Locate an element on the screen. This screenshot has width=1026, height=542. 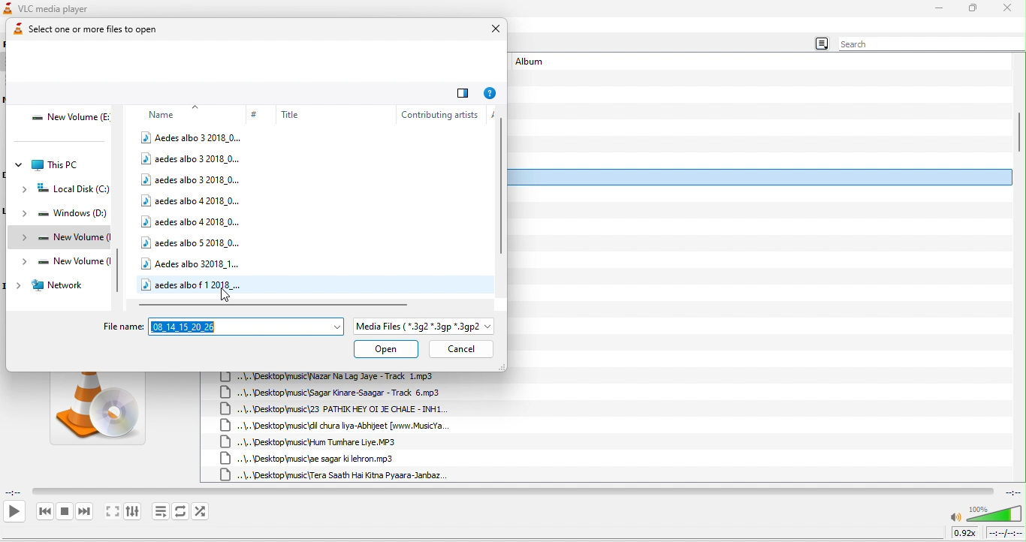
random is located at coordinates (202, 511).